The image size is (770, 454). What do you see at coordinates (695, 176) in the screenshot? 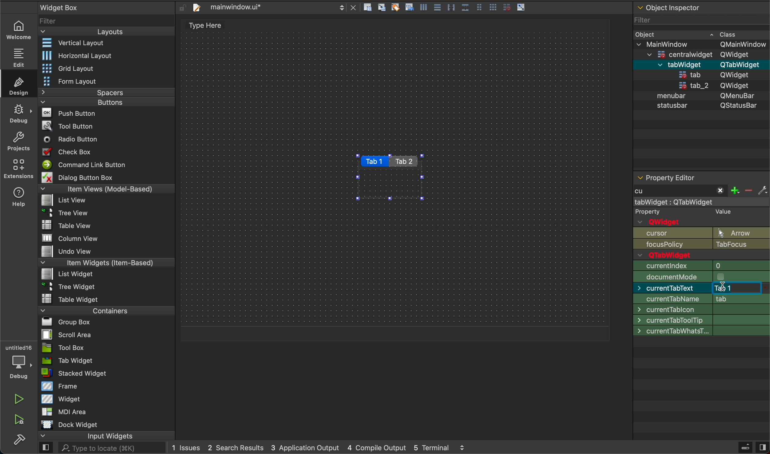
I see `property editor` at bounding box center [695, 176].